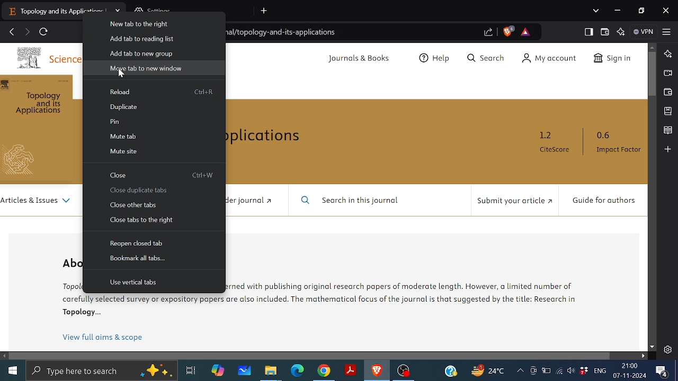  What do you see at coordinates (324, 372) in the screenshot?
I see `Chorme` at bounding box center [324, 372].